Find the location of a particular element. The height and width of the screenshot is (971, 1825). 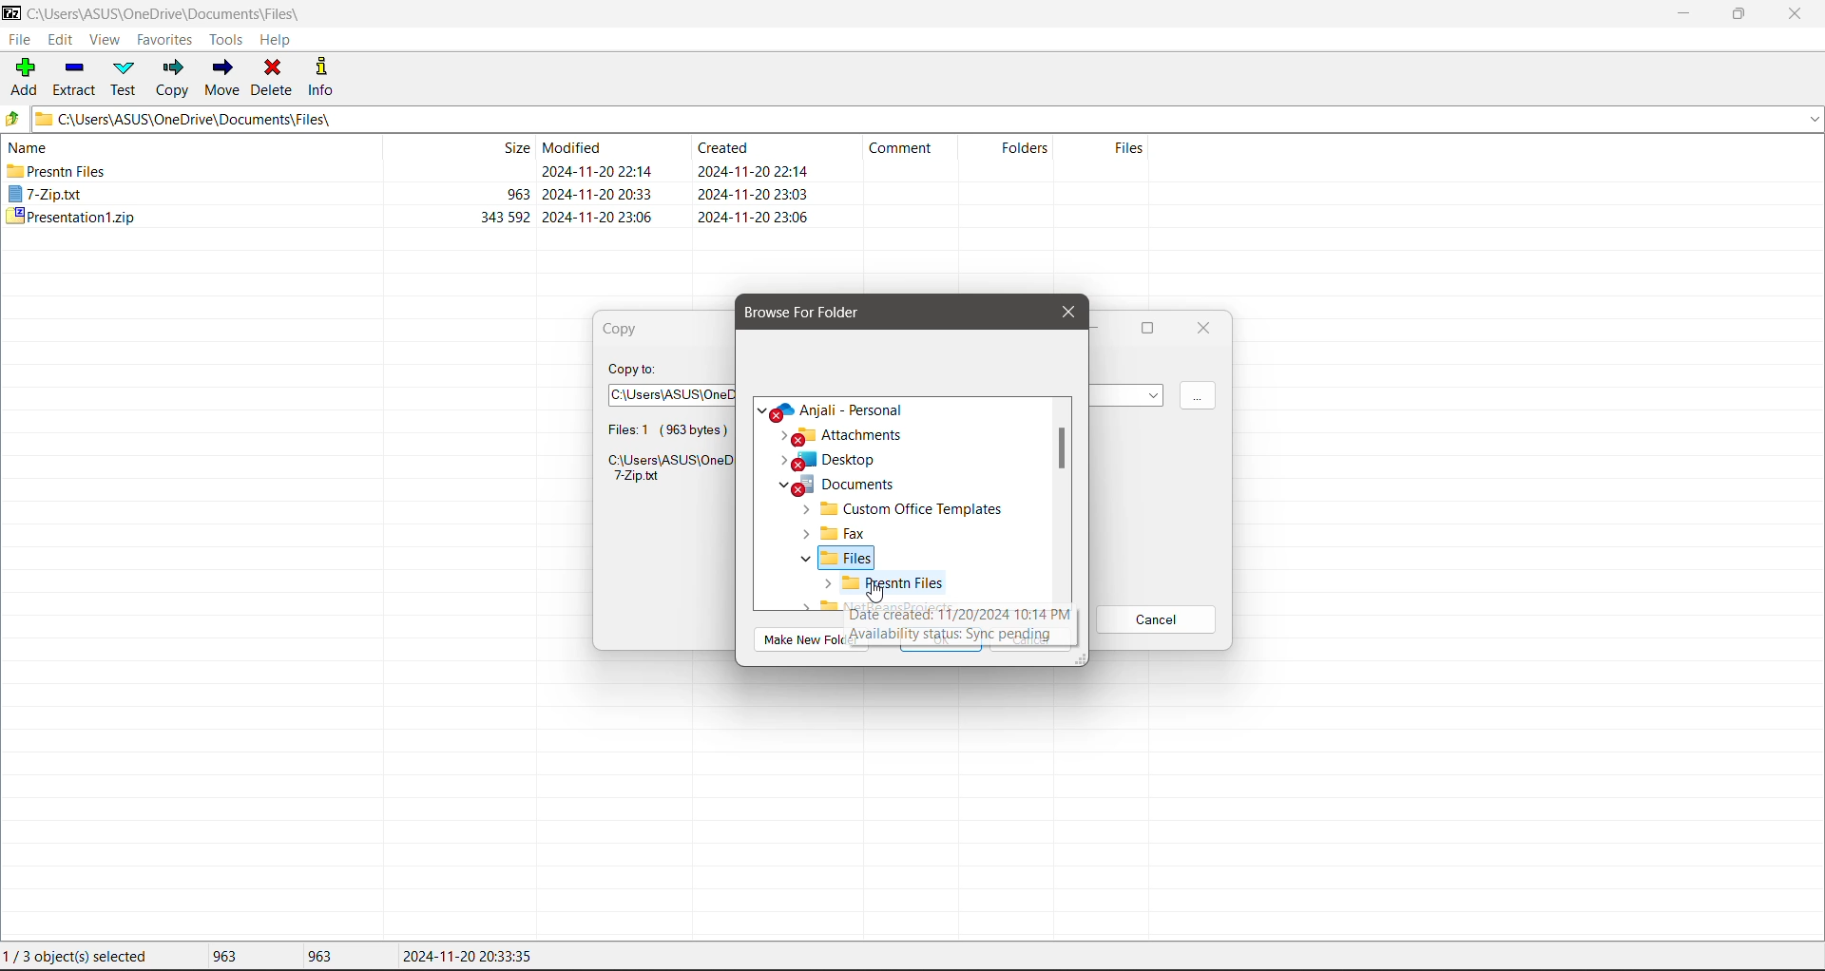

Browse for Folder is located at coordinates (812, 313).